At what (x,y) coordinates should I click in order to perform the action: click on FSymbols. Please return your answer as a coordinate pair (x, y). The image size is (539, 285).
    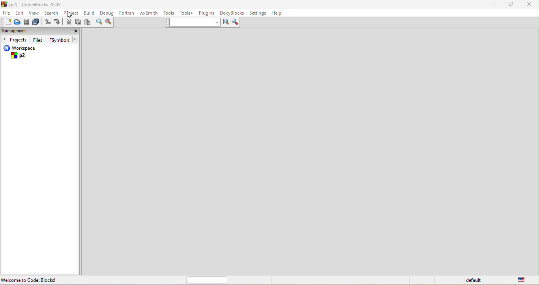
    Looking at the image, I should click on (64, 40).